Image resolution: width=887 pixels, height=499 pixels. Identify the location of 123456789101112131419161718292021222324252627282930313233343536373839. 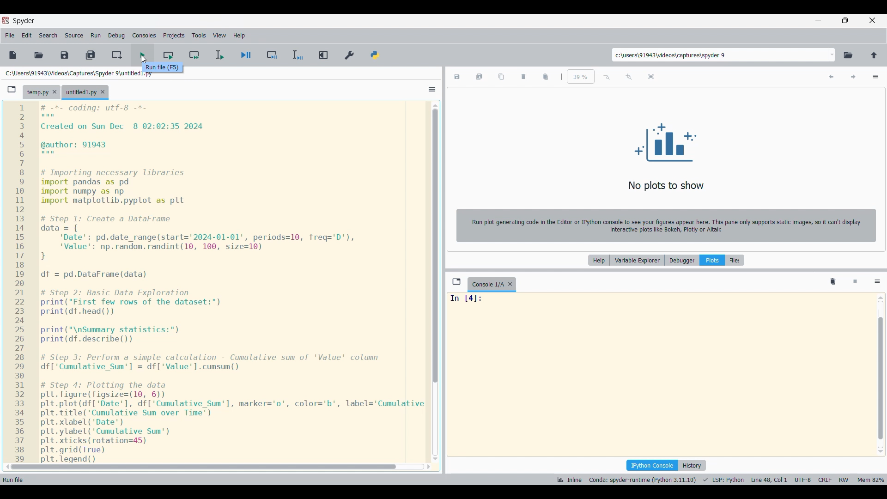
(18, 281).